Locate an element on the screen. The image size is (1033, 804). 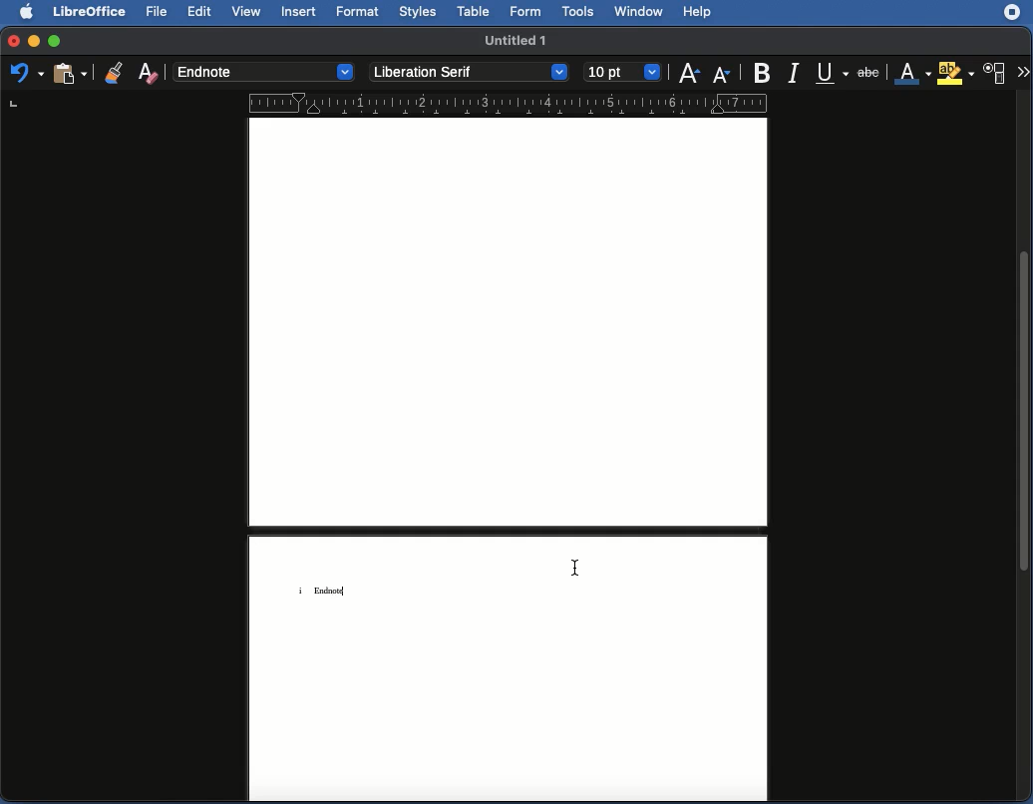
Clone formatting is located at coordinates (115, 70).